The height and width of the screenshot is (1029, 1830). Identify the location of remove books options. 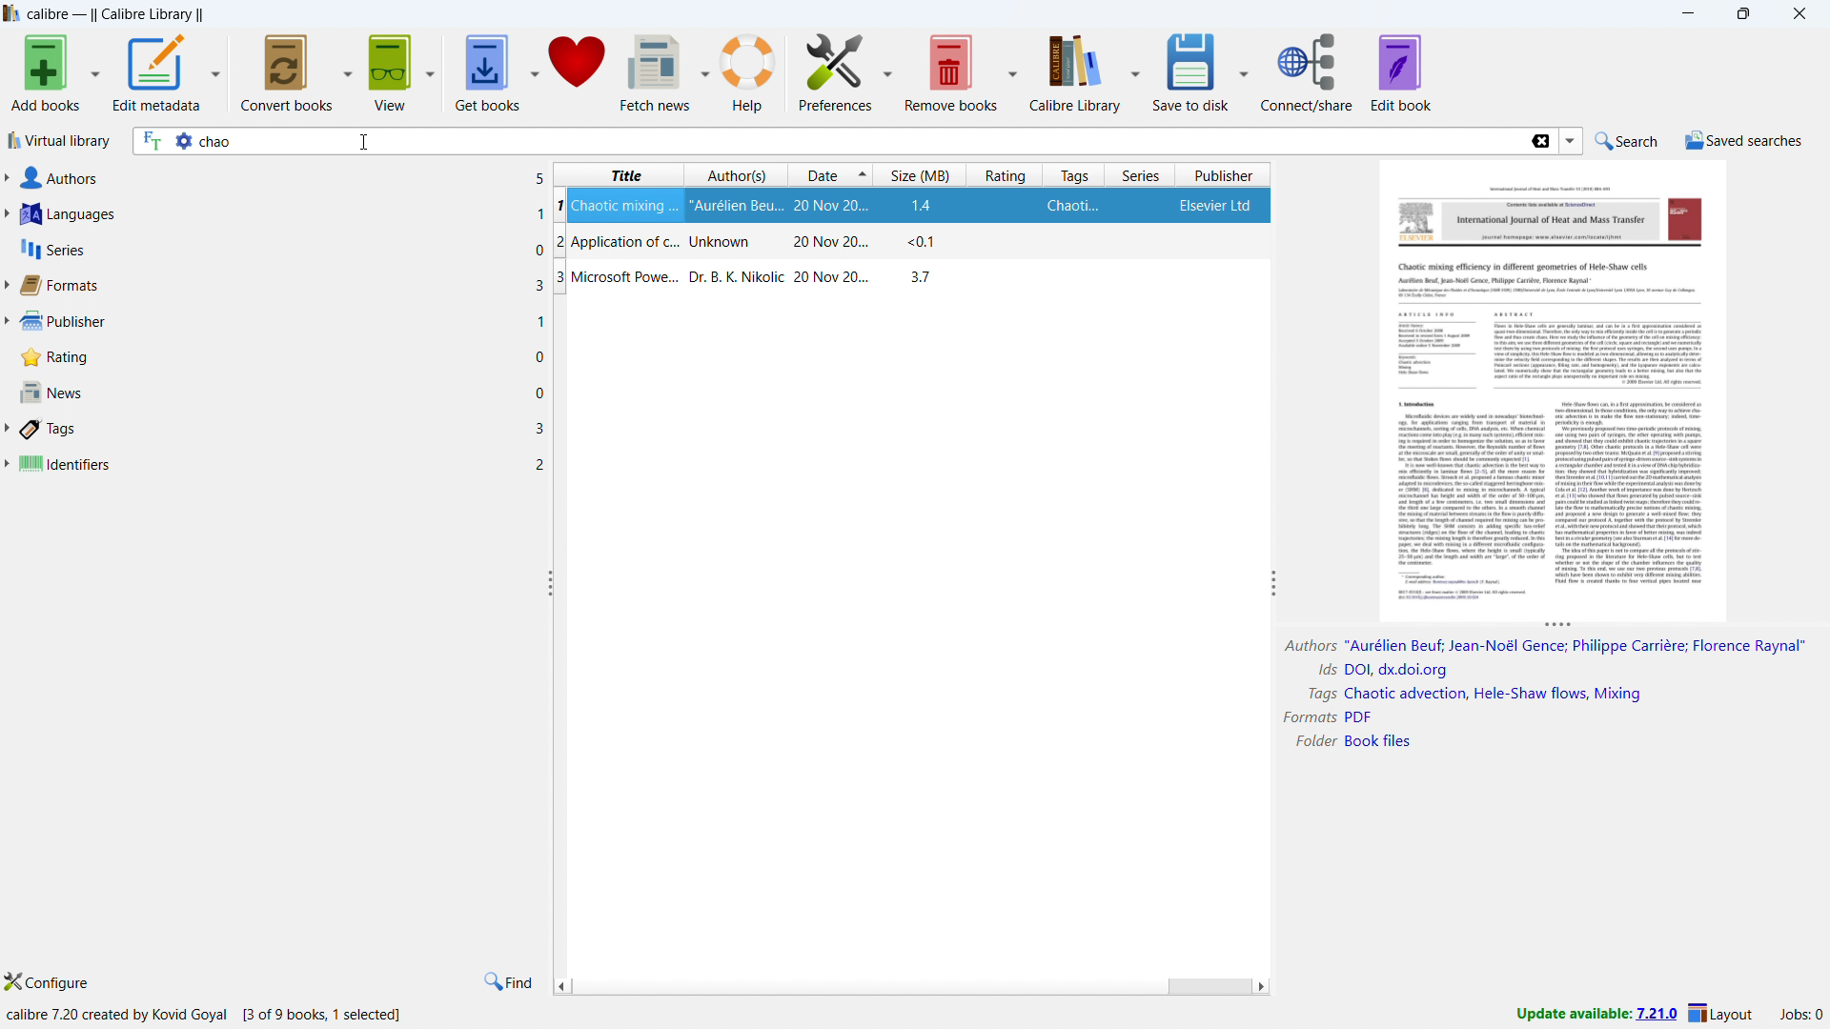
(1014, 71).